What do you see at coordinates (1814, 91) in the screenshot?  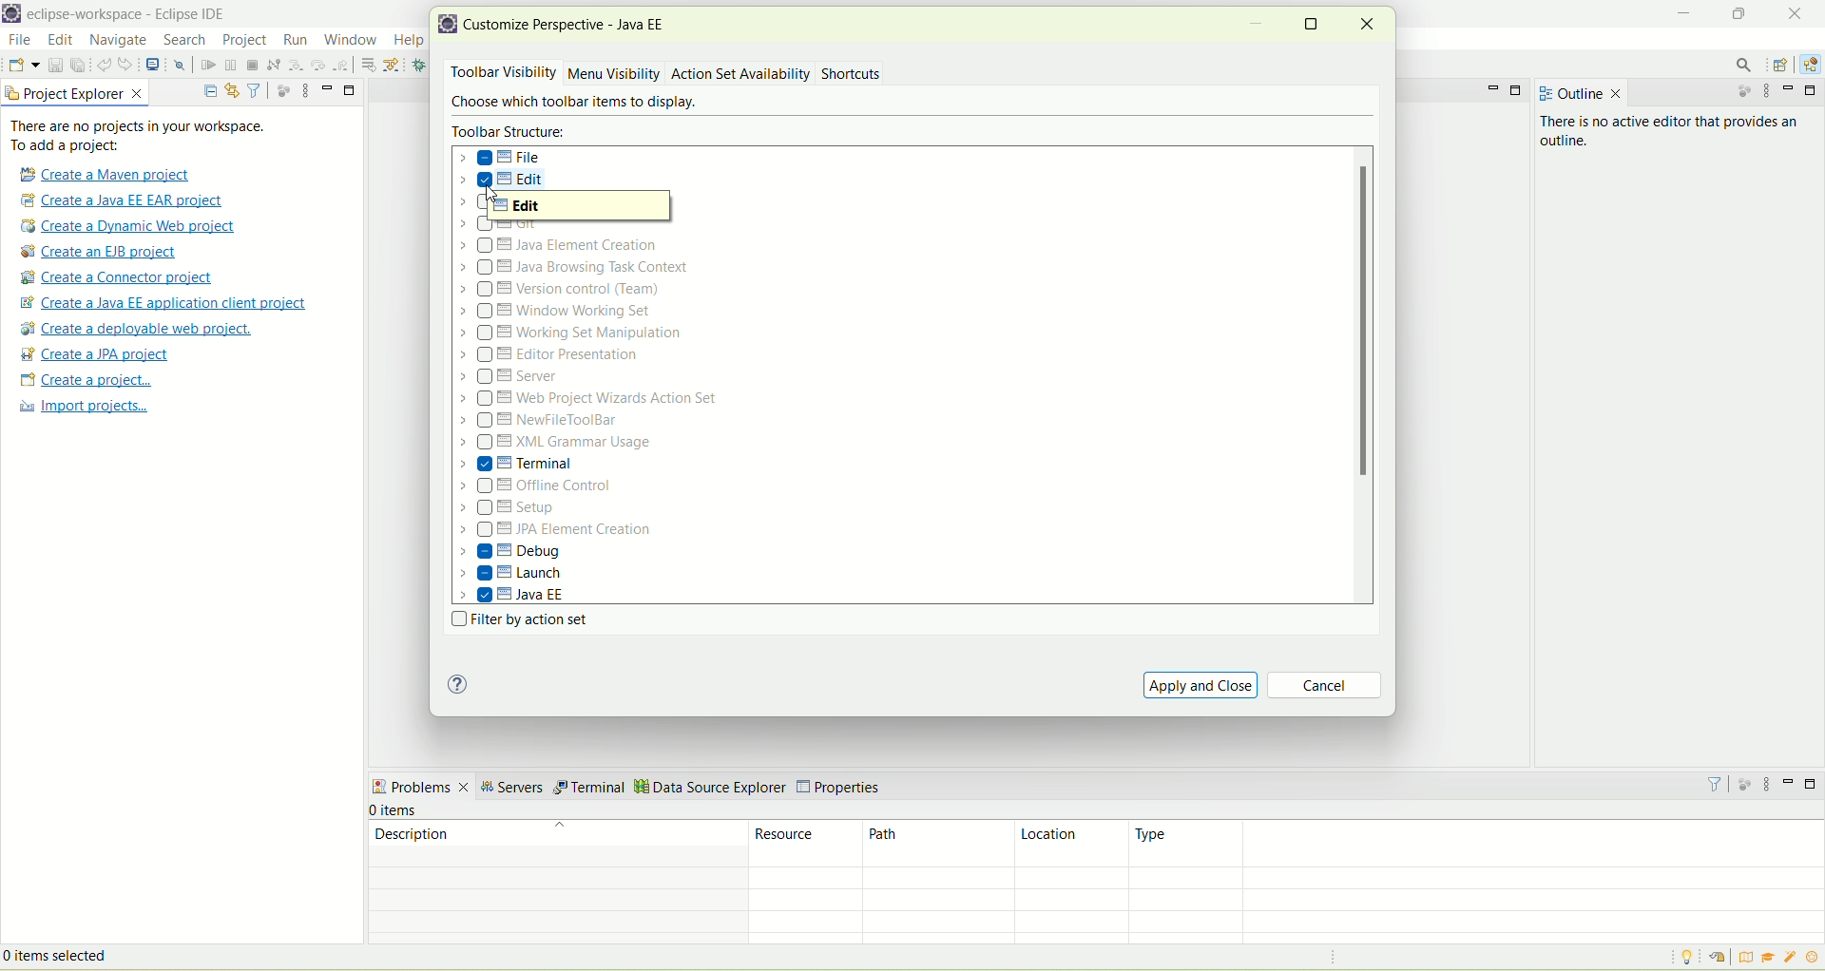 I see `maximize` at bounding box center [1814, 91].